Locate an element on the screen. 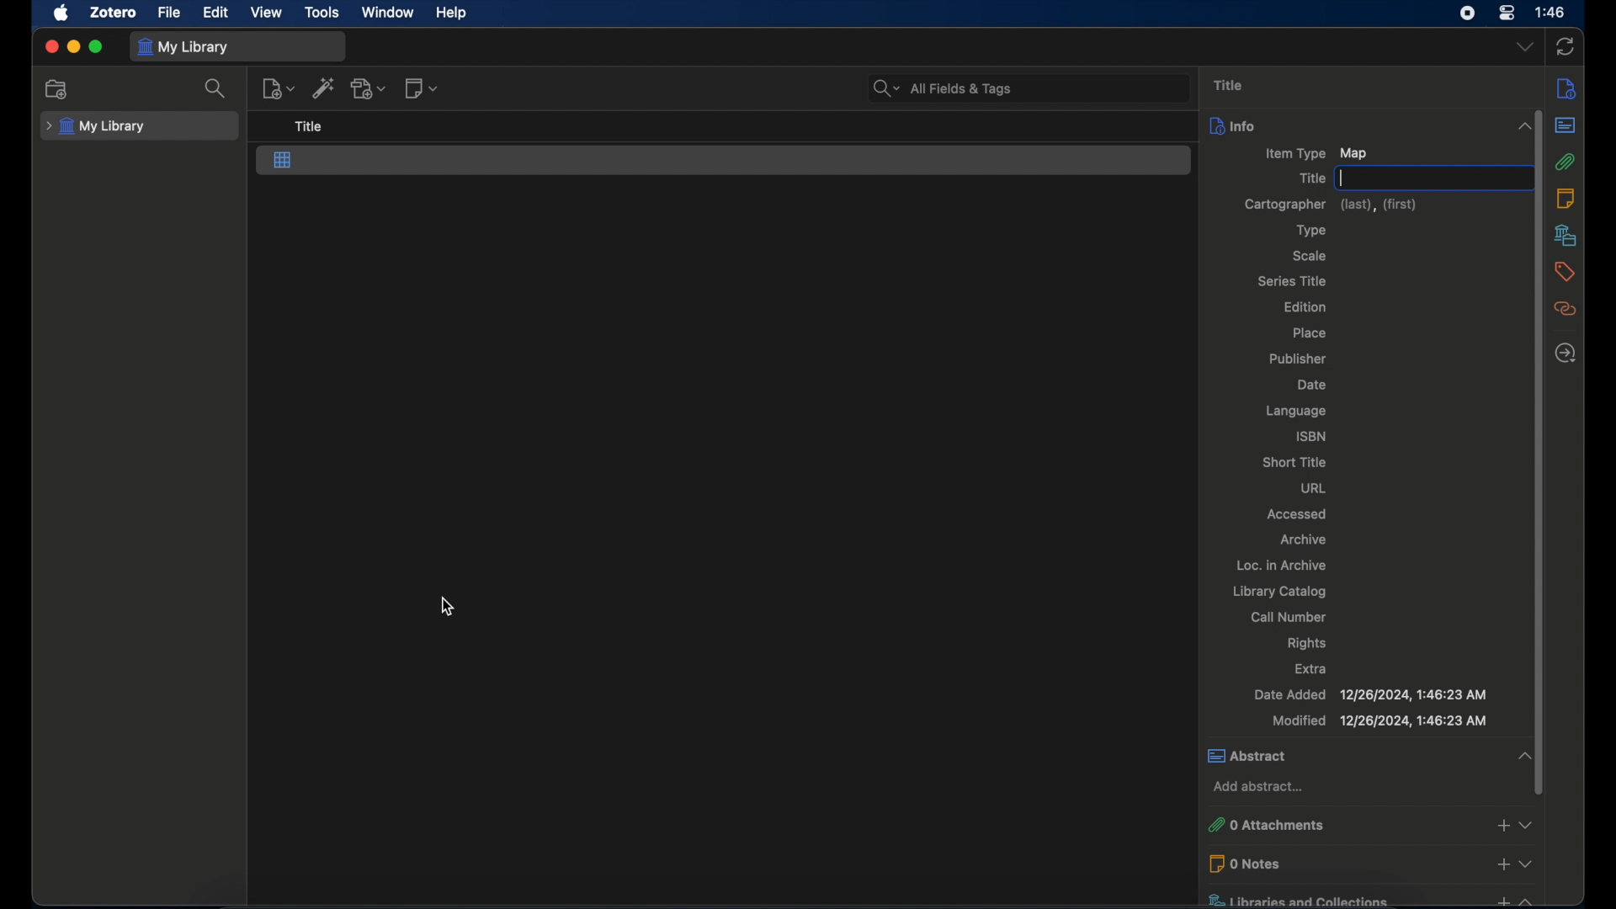 Image resolution: width=1616 pixels, height=909 pixels. date added 12/26/2024, 1:46:23 AM is located at coordinates (1373, 695).